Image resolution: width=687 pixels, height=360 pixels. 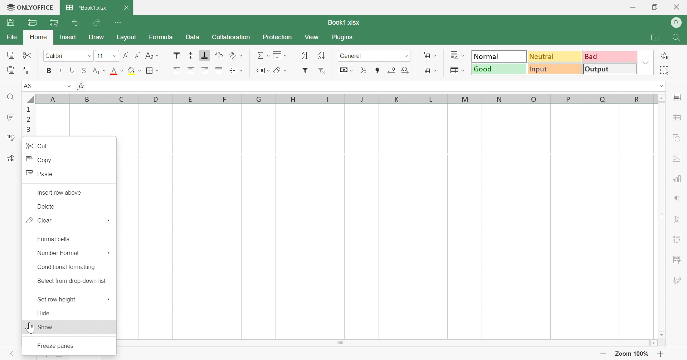 What do you see at coordinates (405, 57) in the screenshot?
I see `Drop DOWN` at bounding box center [405, 57].